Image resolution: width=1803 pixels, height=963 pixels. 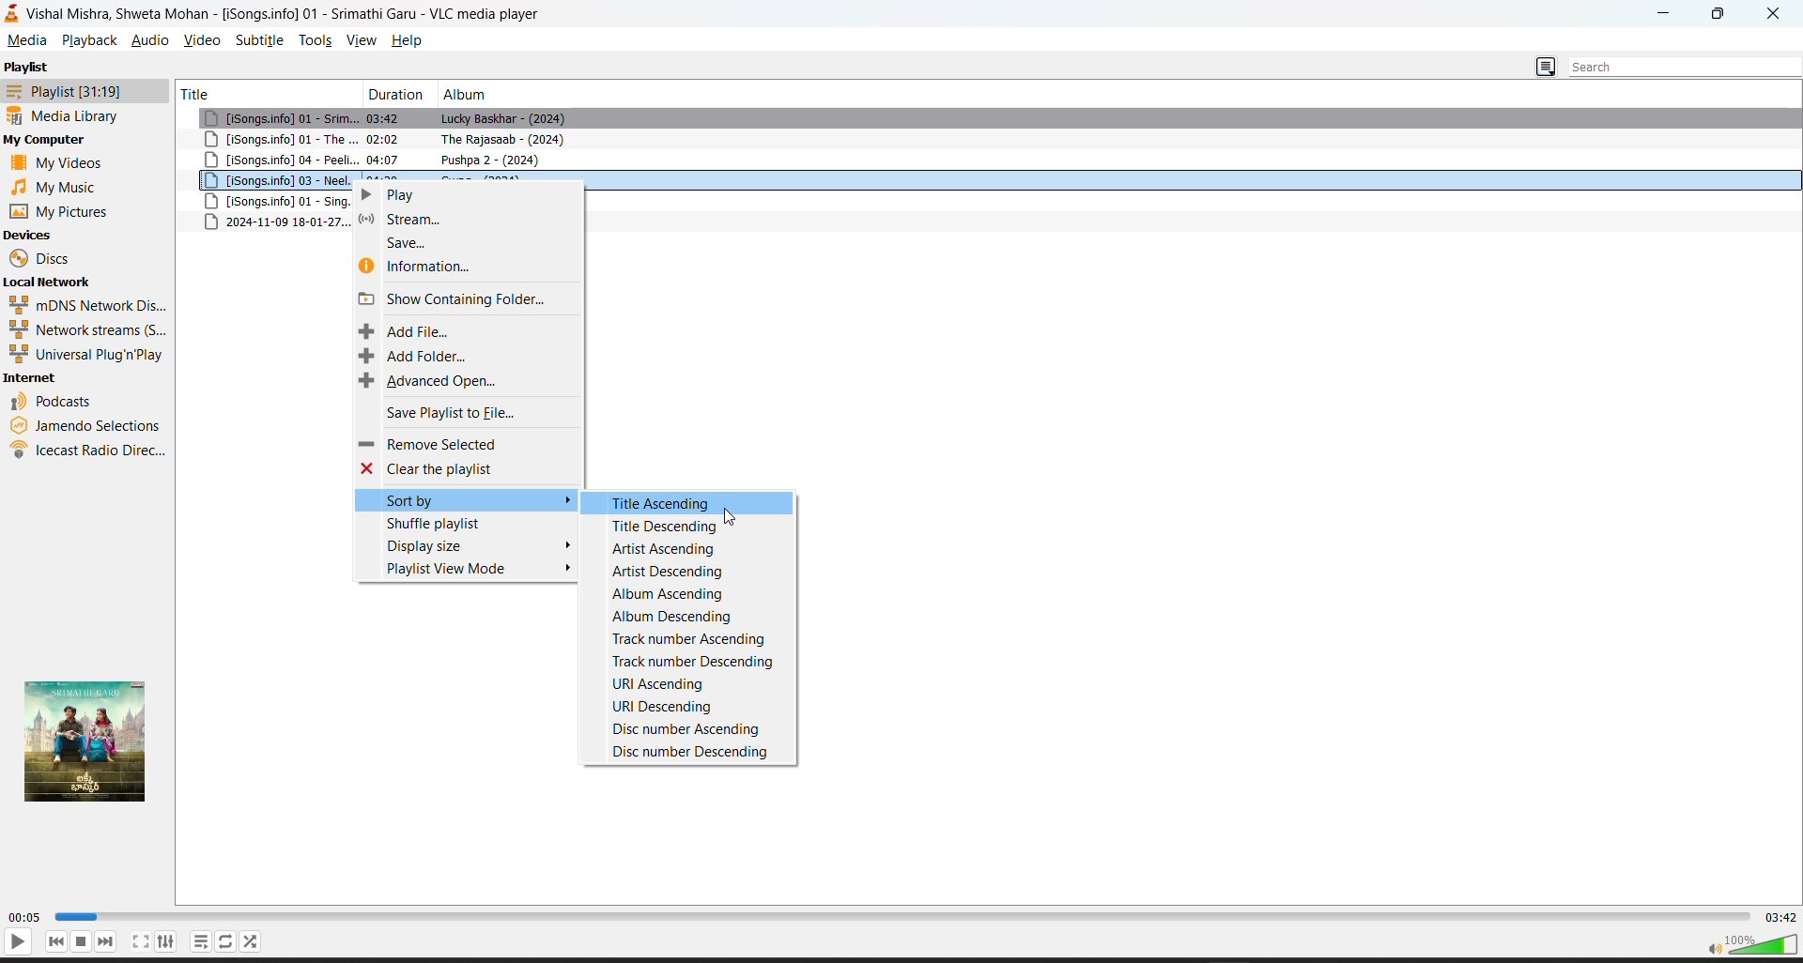 I want to click on current track time, so click(x=23, y=918).